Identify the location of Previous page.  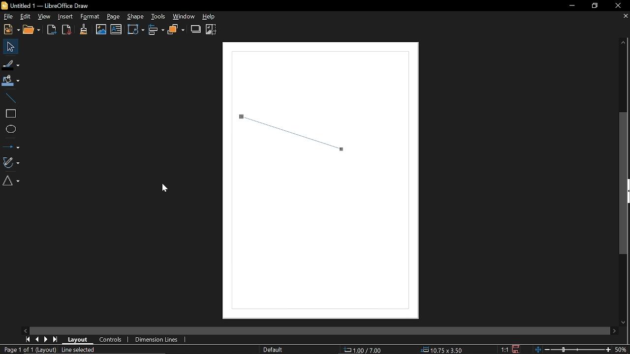
(38, 339).